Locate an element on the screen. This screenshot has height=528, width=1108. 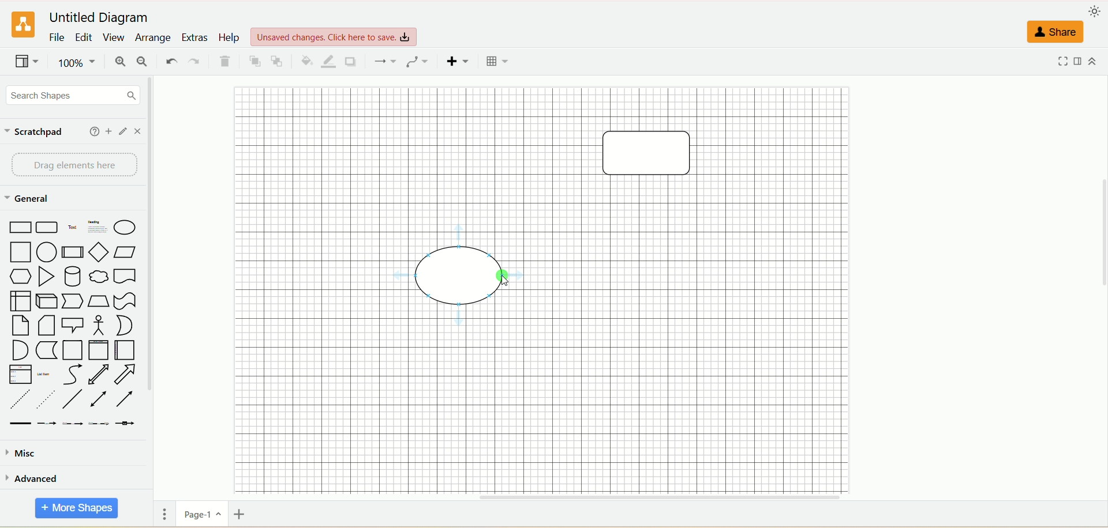
extras is located at coordinates (195, 36).